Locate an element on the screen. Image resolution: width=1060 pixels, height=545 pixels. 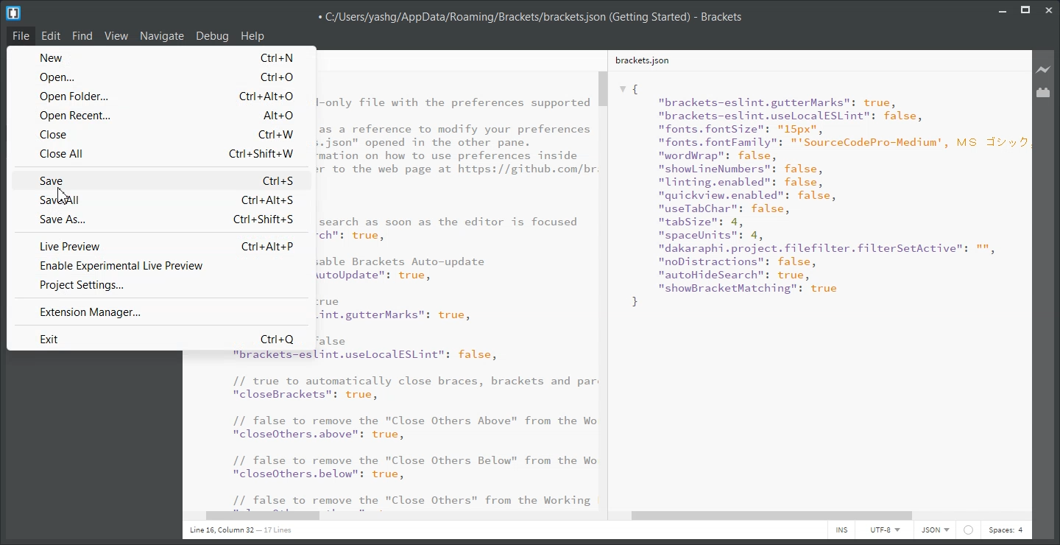
Minimize is located at coordinates (1003, 8).